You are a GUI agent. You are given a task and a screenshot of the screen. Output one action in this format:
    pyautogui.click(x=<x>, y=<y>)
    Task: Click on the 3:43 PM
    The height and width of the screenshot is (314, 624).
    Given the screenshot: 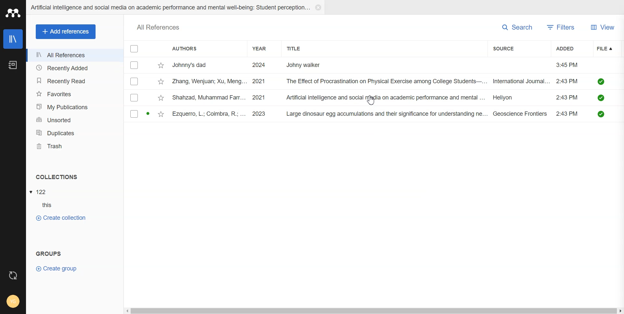 What is the action you would take?
    pyautogui.click(x=567, y=97)
    